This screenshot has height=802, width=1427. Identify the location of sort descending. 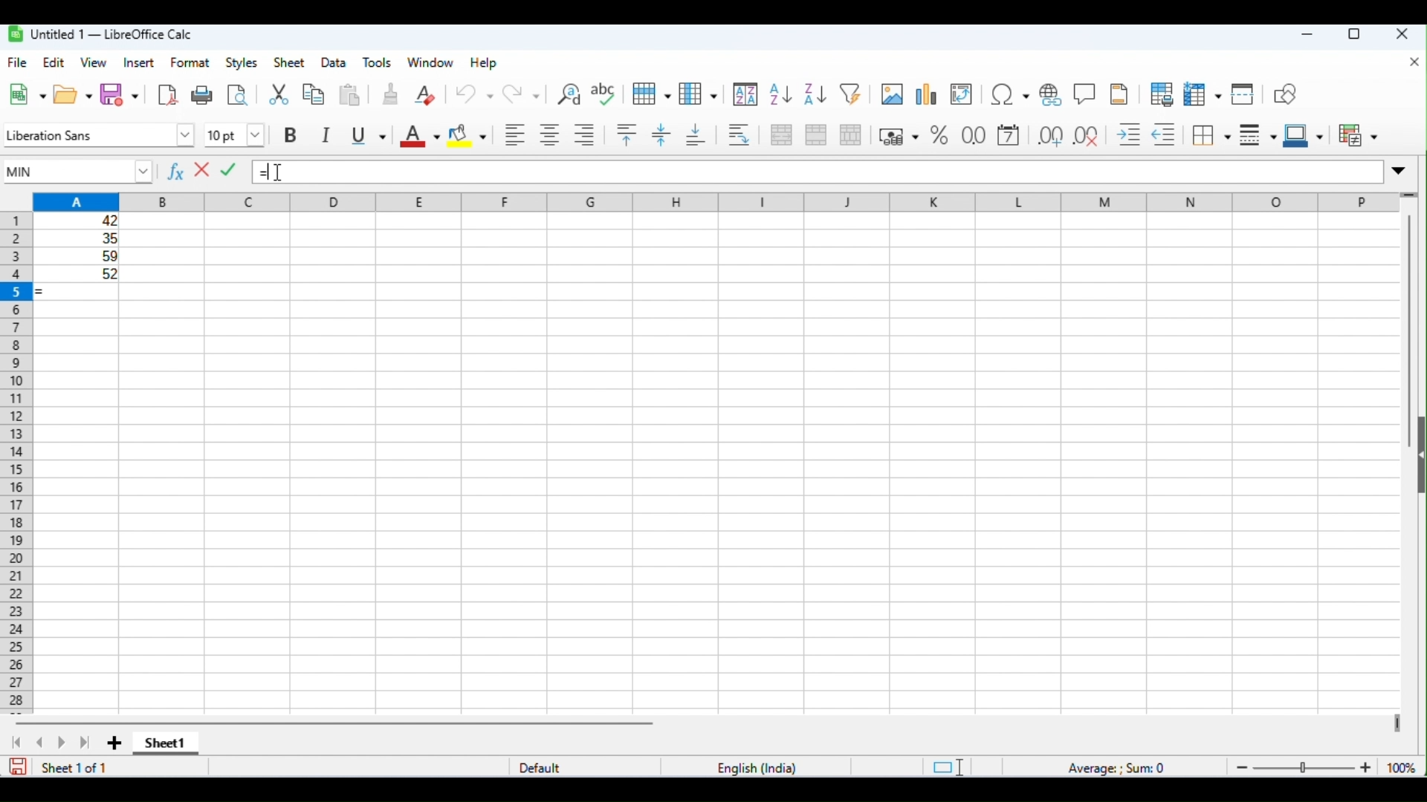
(813, 94).